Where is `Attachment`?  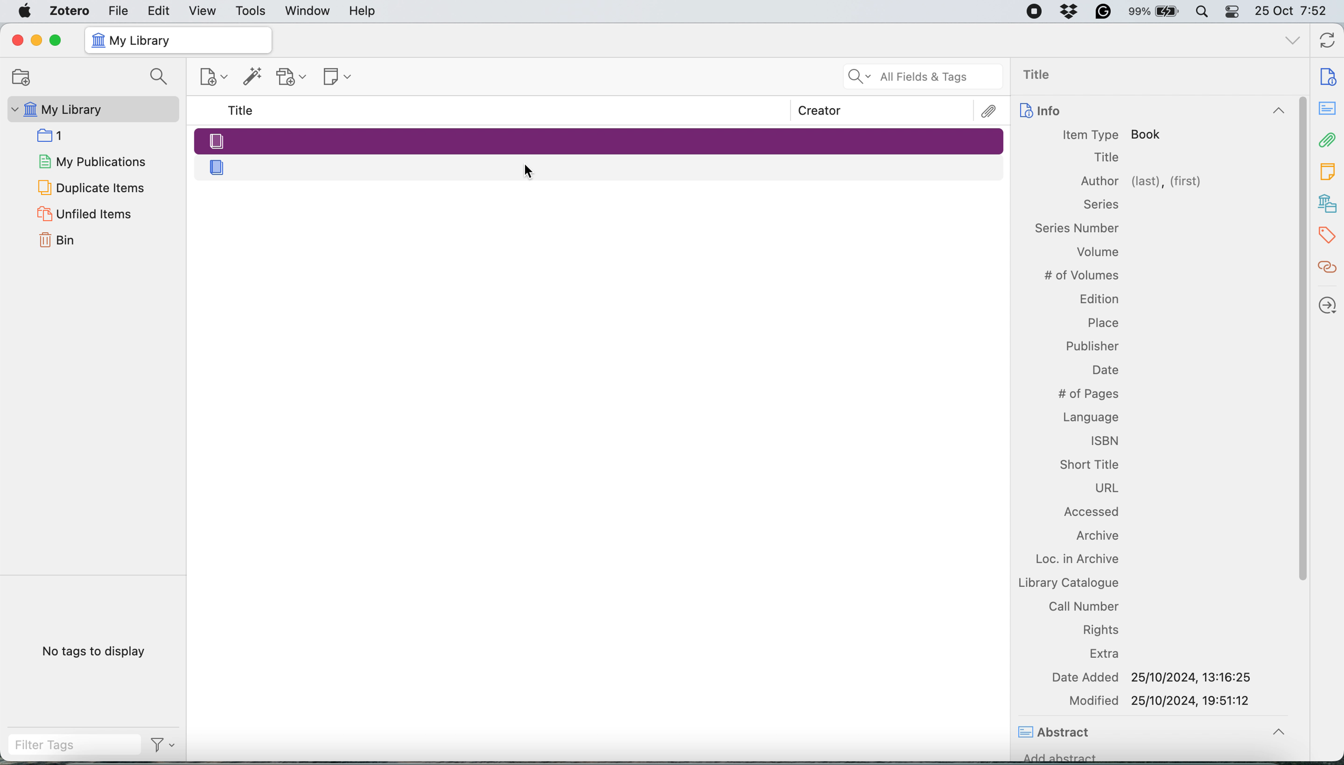 Attachment is located at coordinates (1328, 139).